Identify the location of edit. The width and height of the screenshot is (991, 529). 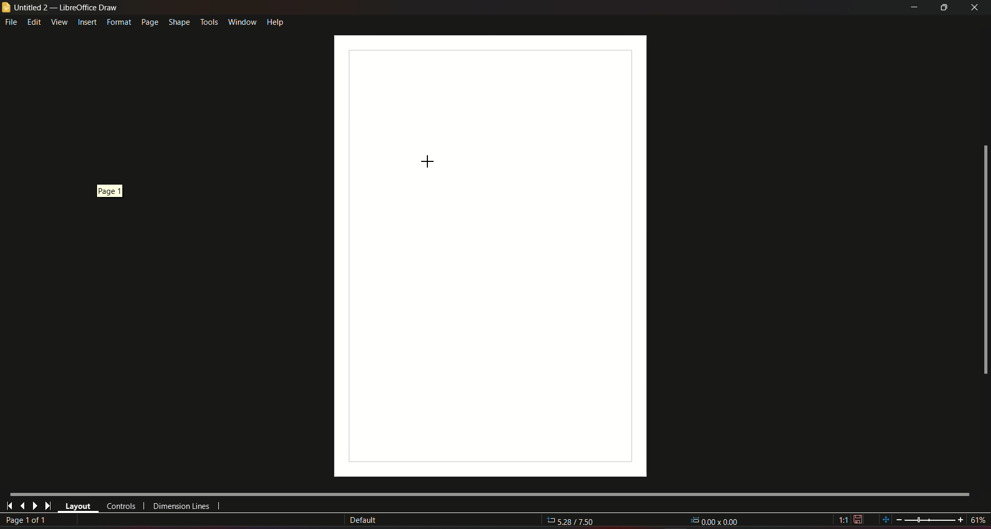
(35, 22).